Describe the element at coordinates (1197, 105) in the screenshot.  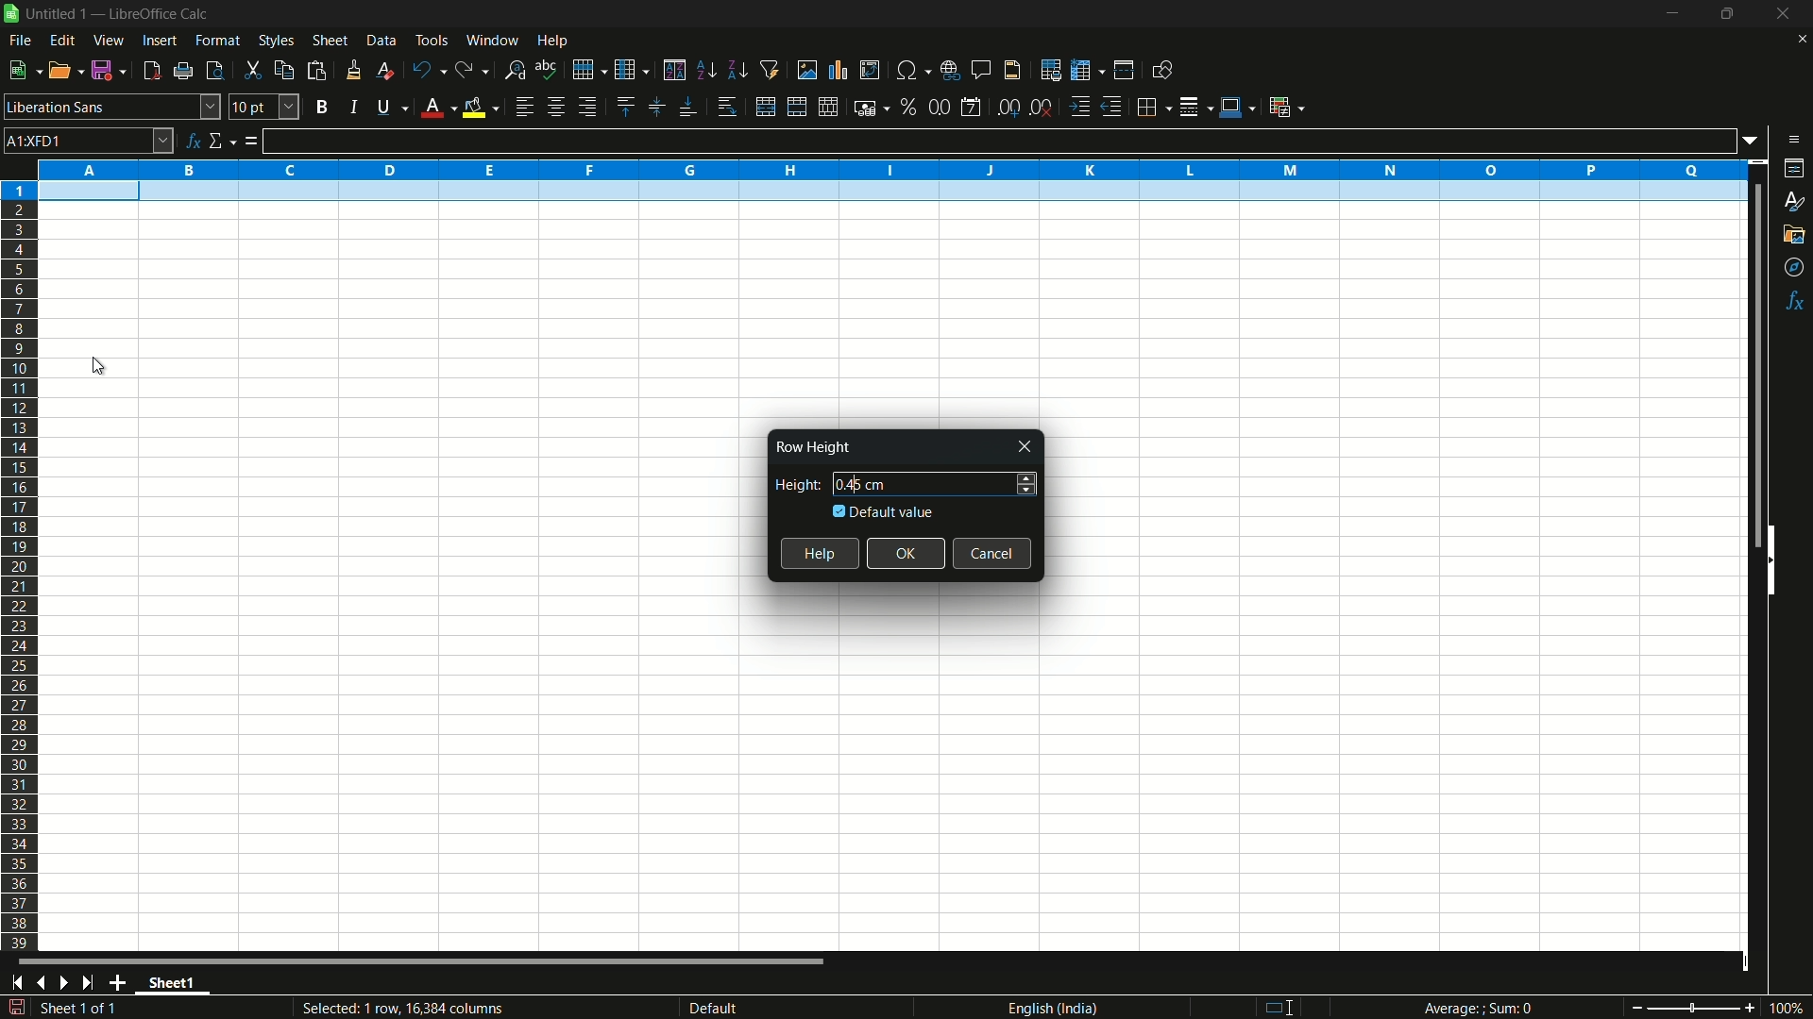
I see `border style` at that location.